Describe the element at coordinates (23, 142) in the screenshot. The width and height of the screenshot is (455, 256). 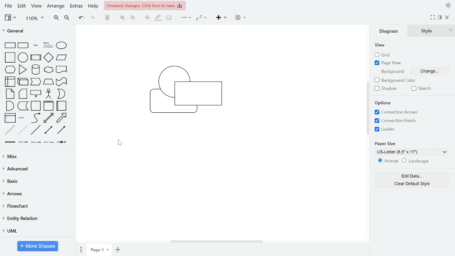
I see `connector with label` at that location.